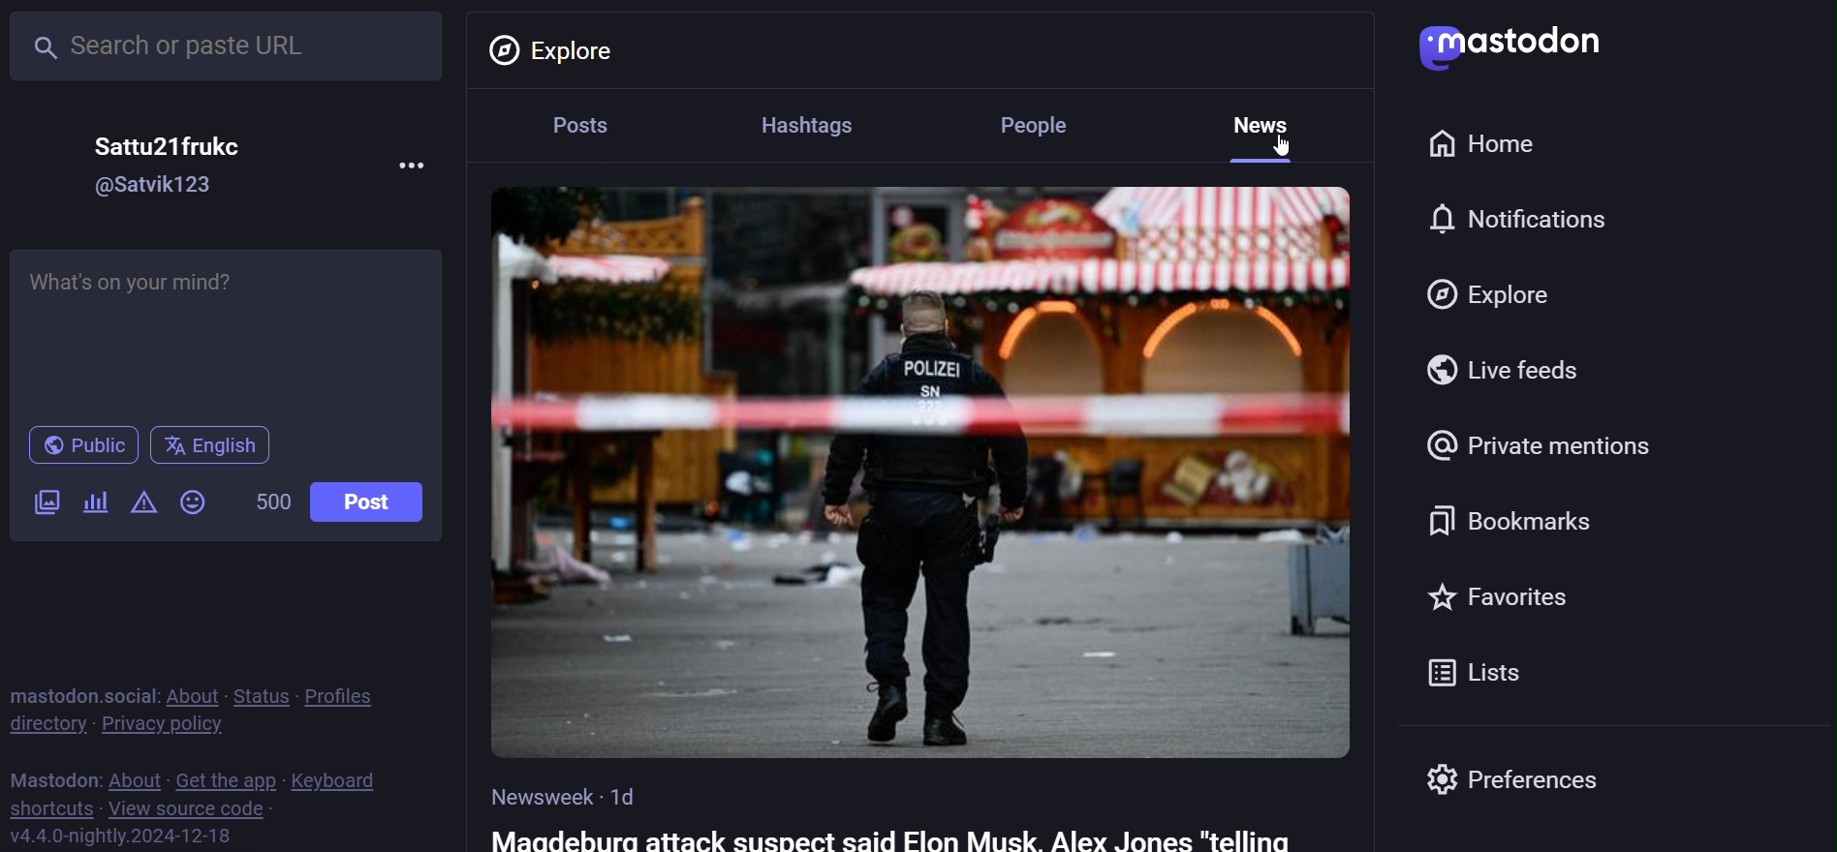  What do you see at coordinates (1477, 672) in the screenshot?
I see `list` at bounding box center [1477, 672].